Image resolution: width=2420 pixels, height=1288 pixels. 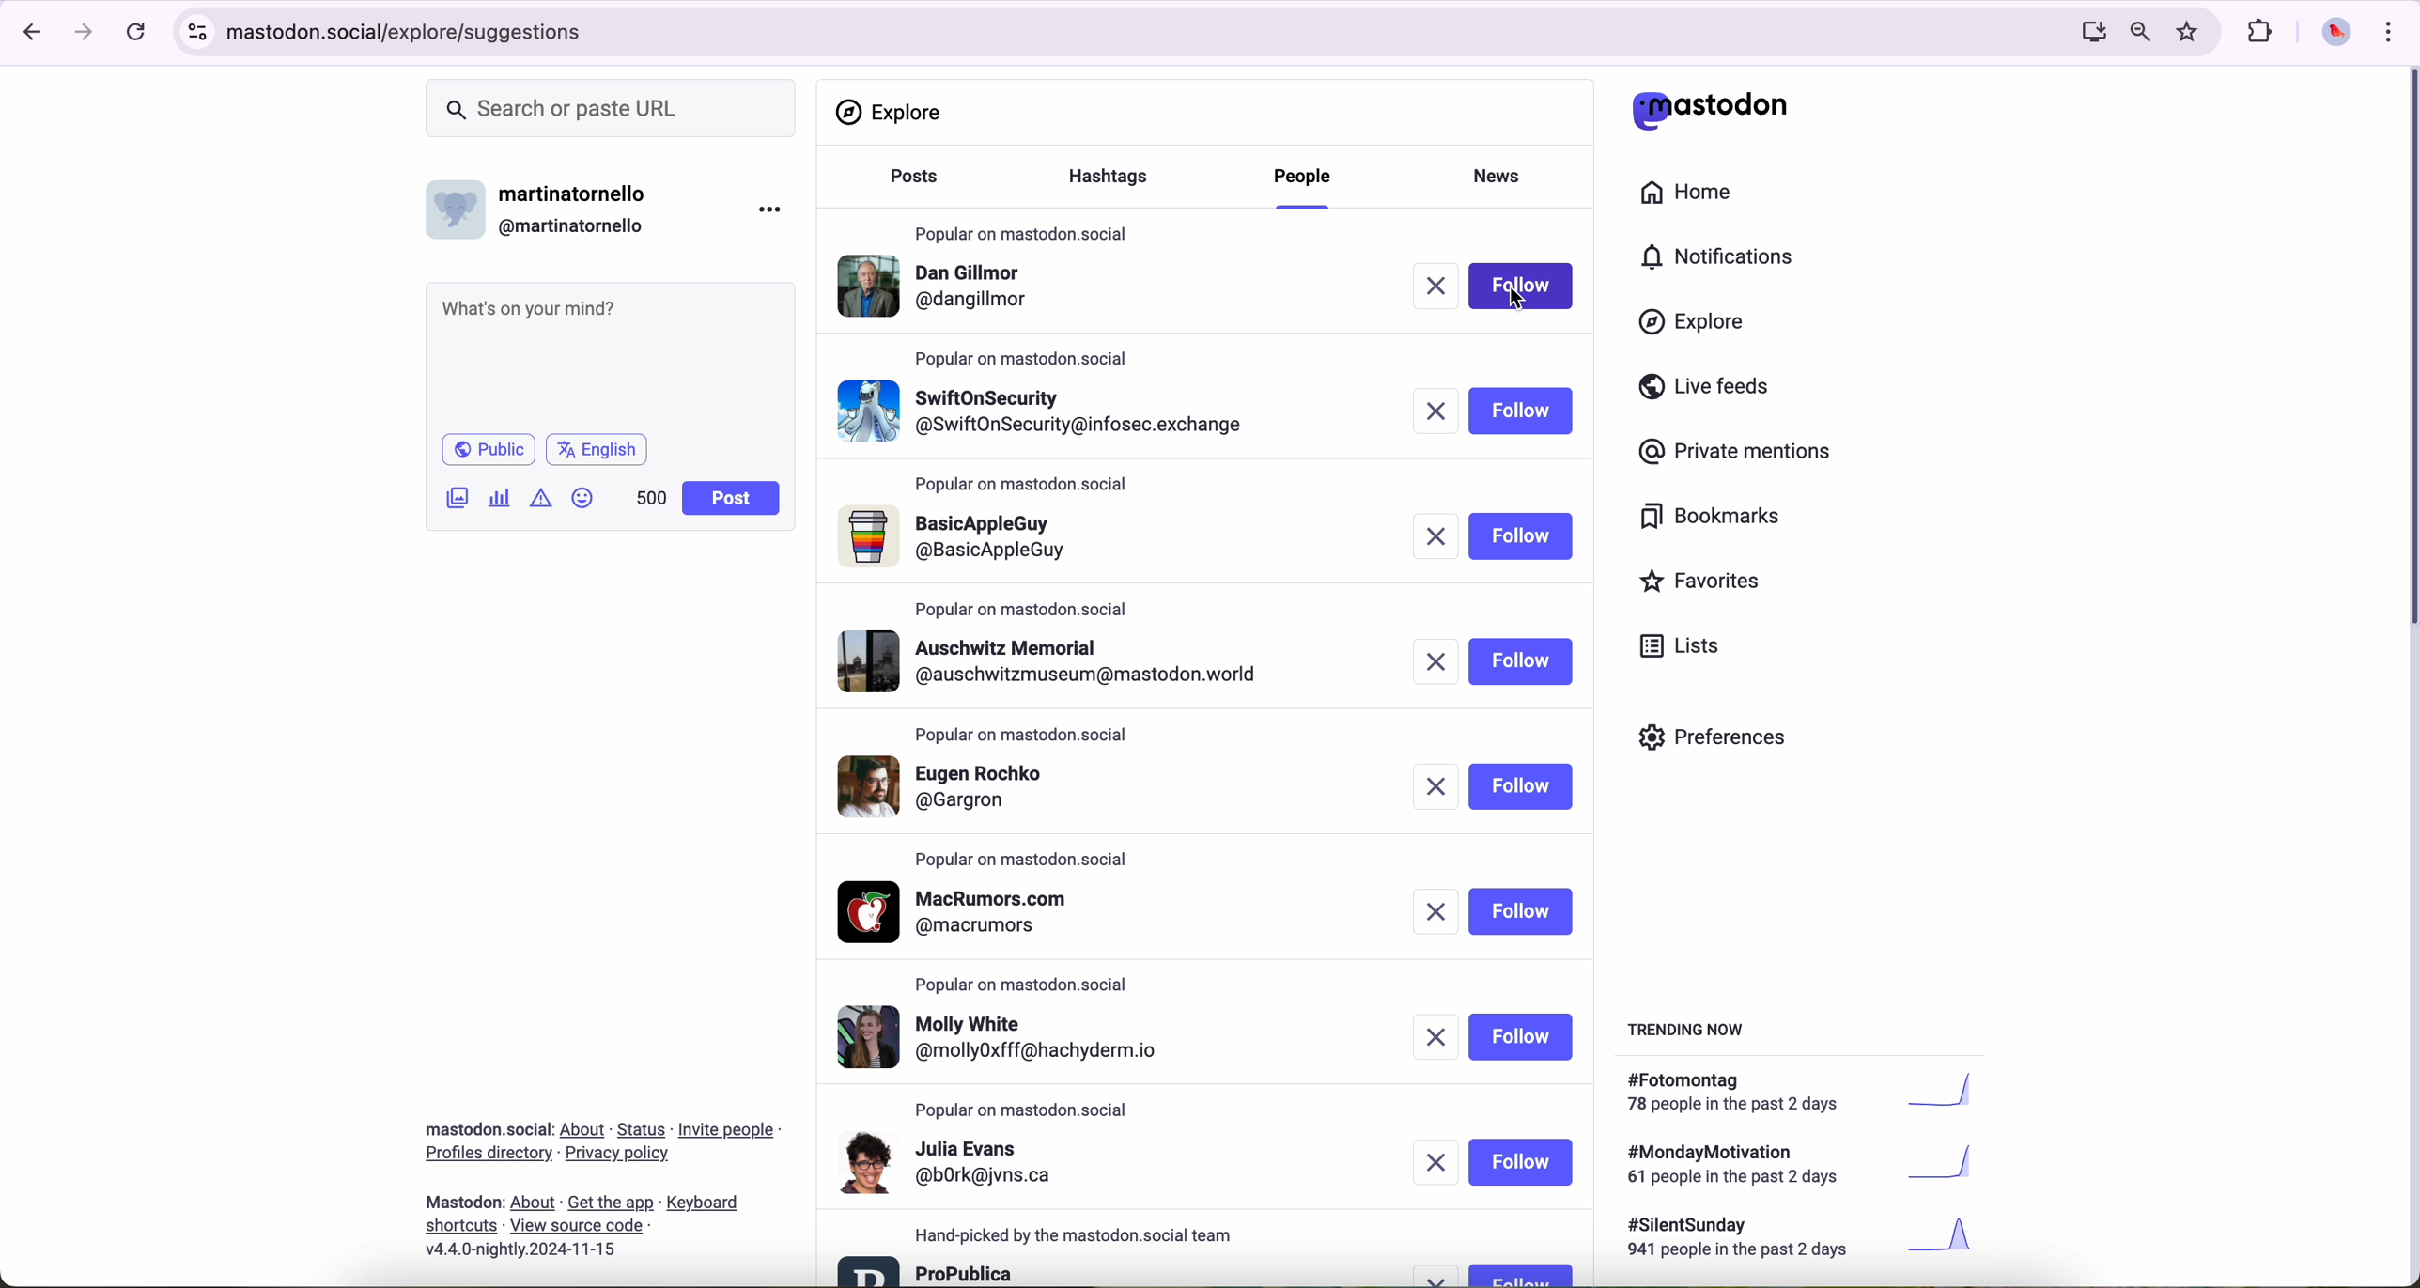 I want to click on hand-picked by the mastodon.social, so click(x=1086, y=1235).